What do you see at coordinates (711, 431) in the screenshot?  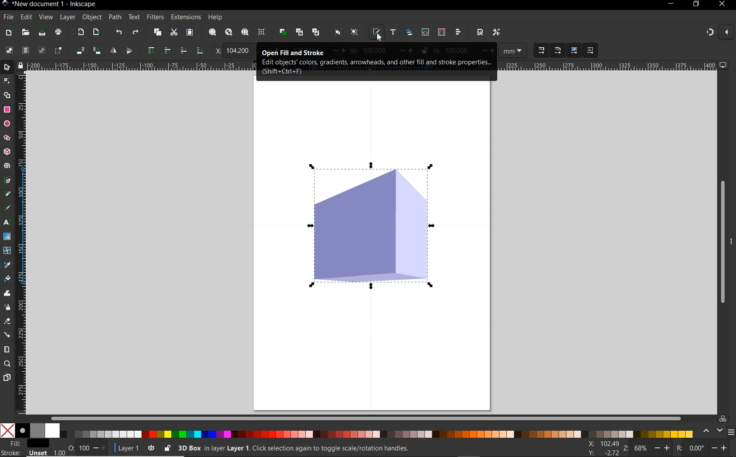 I see `scroll color options` at bounding box center [711, 431].